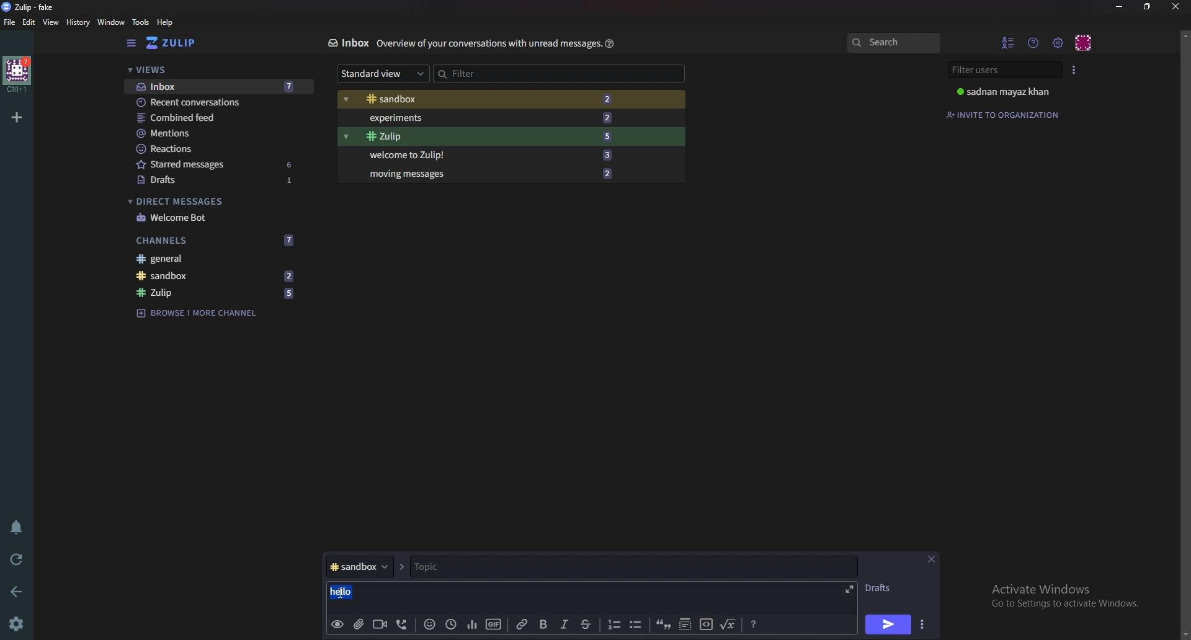 Image resolution: width=1191 pixels, height=640 pixels. What do you see at coordinates (685, 625) in the screenshot?
I see `Spoiler` at bounding box center [685, 625].